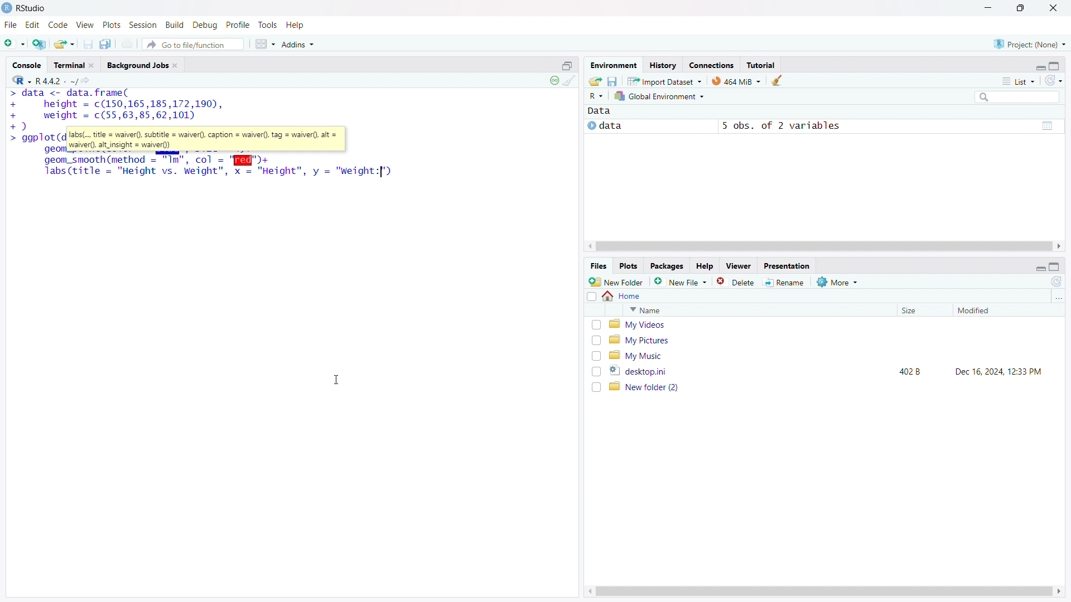  What do you see at coordinates (264, 44) in the screenshot?
I see `workspace panes` at bounding box center [264, 44].